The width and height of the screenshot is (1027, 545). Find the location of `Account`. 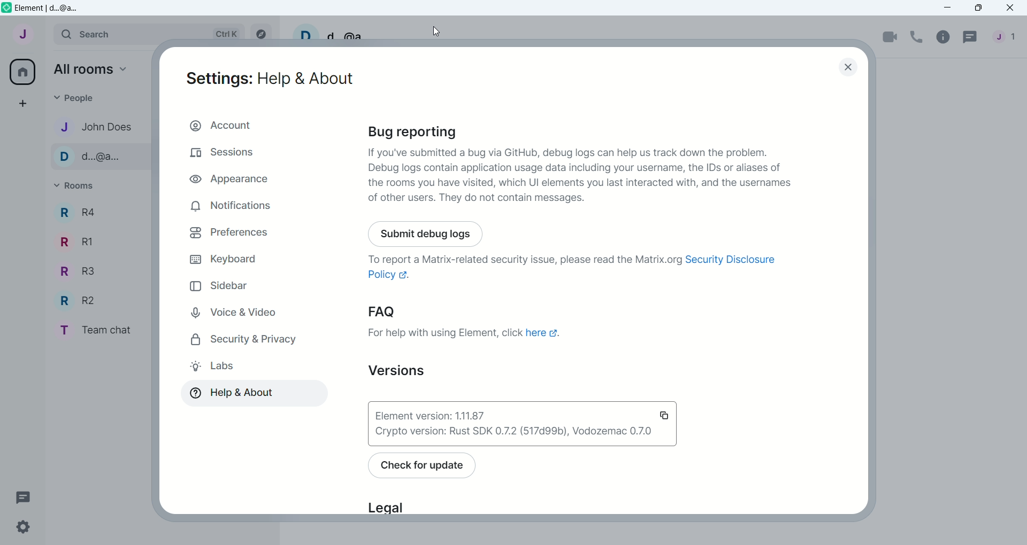

Account is located at coordinates (223, 125).